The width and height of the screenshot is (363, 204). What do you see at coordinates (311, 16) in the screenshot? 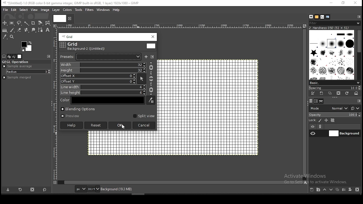
I see `brushes` at bounding box center [311, 16].